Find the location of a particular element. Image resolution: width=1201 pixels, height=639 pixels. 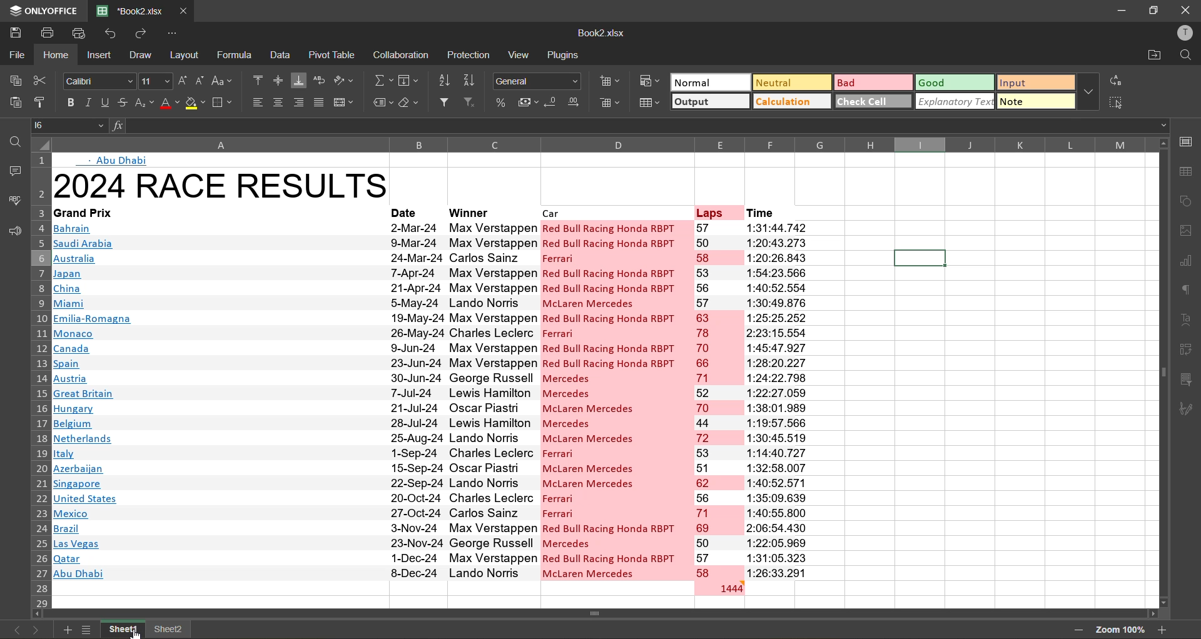

country is located at coordinates (218, 400).